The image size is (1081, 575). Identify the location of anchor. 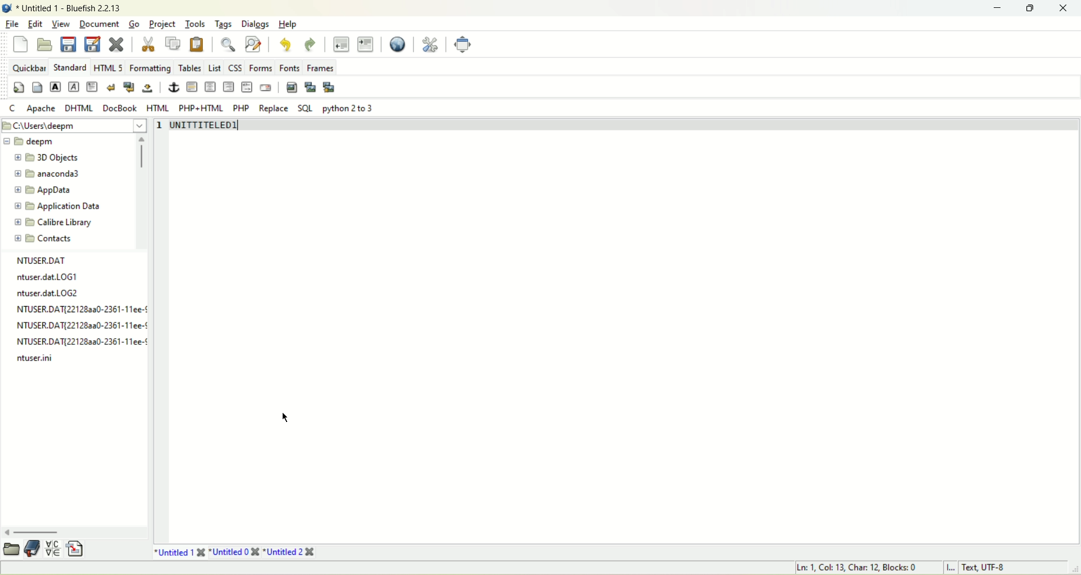
(172, 87).